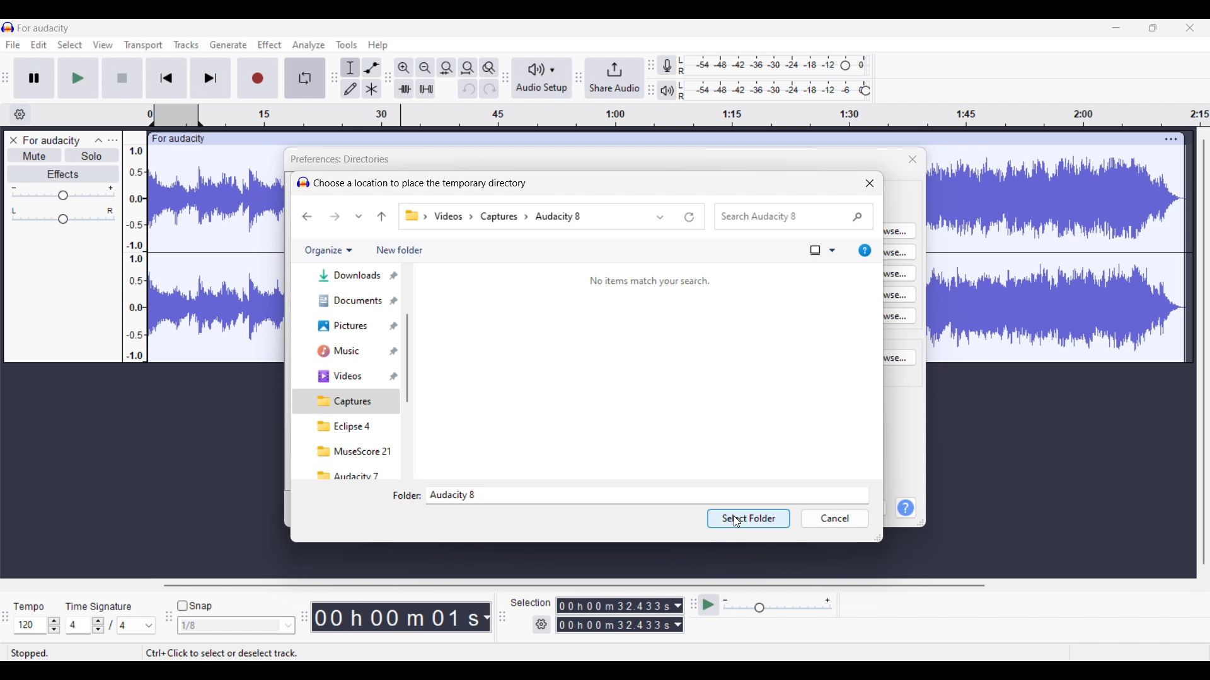 The height and width of the screenshot is (680, 1210). I want to click on Current timestamp of track, so click(396, 617).